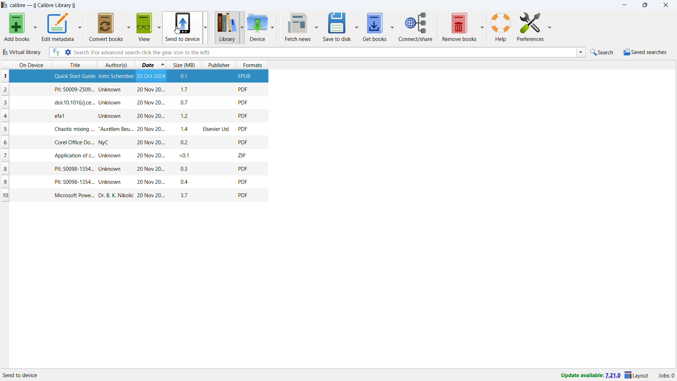  Describe the element at coordinates (298, 26) in the screenshot. I see `` at that location.